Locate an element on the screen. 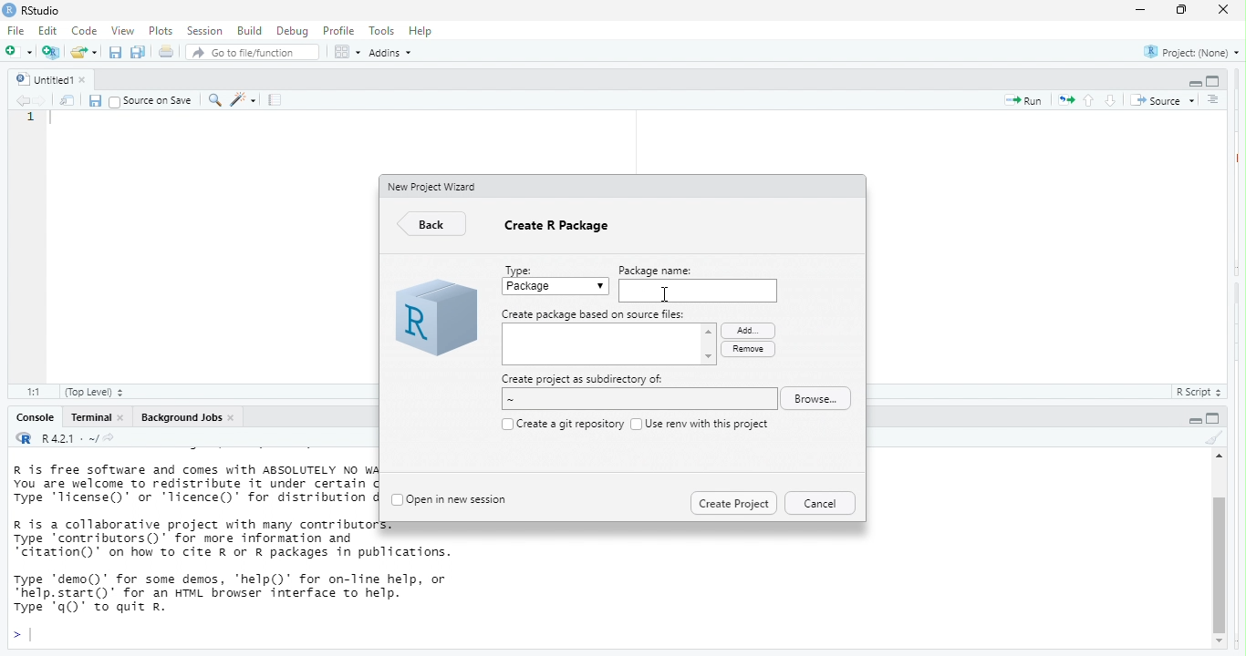 The width and height of the screenshot is (1246, 656). code is located at coordinates (86, 32).